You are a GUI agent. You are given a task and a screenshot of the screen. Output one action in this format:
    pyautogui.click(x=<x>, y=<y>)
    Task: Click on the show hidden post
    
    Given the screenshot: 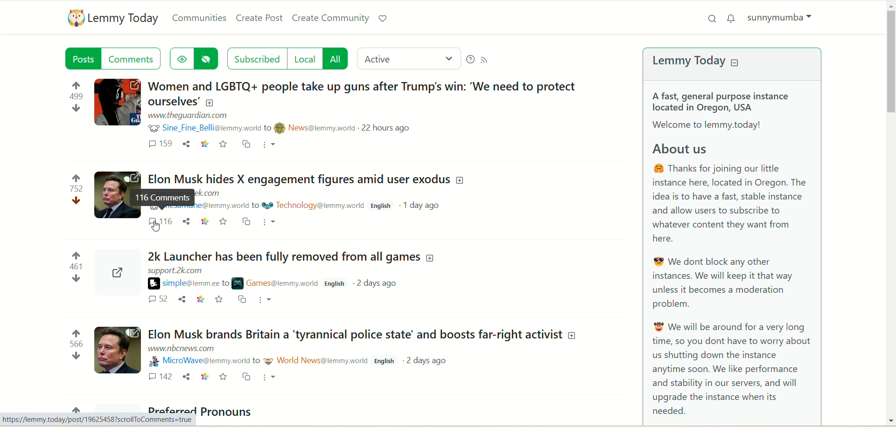 What is the action you would take?
    pyautogui.click(x=181, y=59)
    